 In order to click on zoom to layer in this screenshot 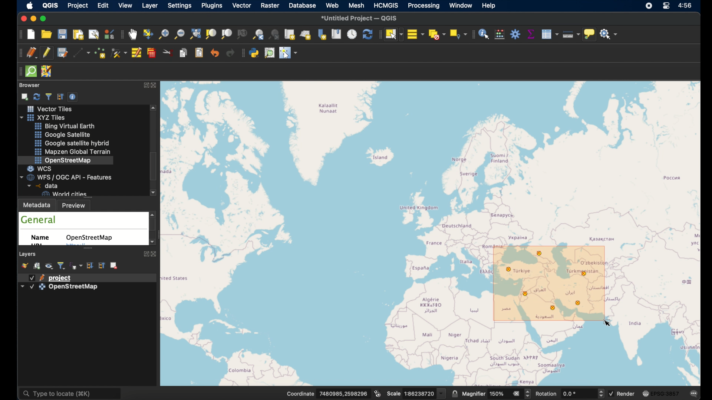, I will do `click(227, 34)`.